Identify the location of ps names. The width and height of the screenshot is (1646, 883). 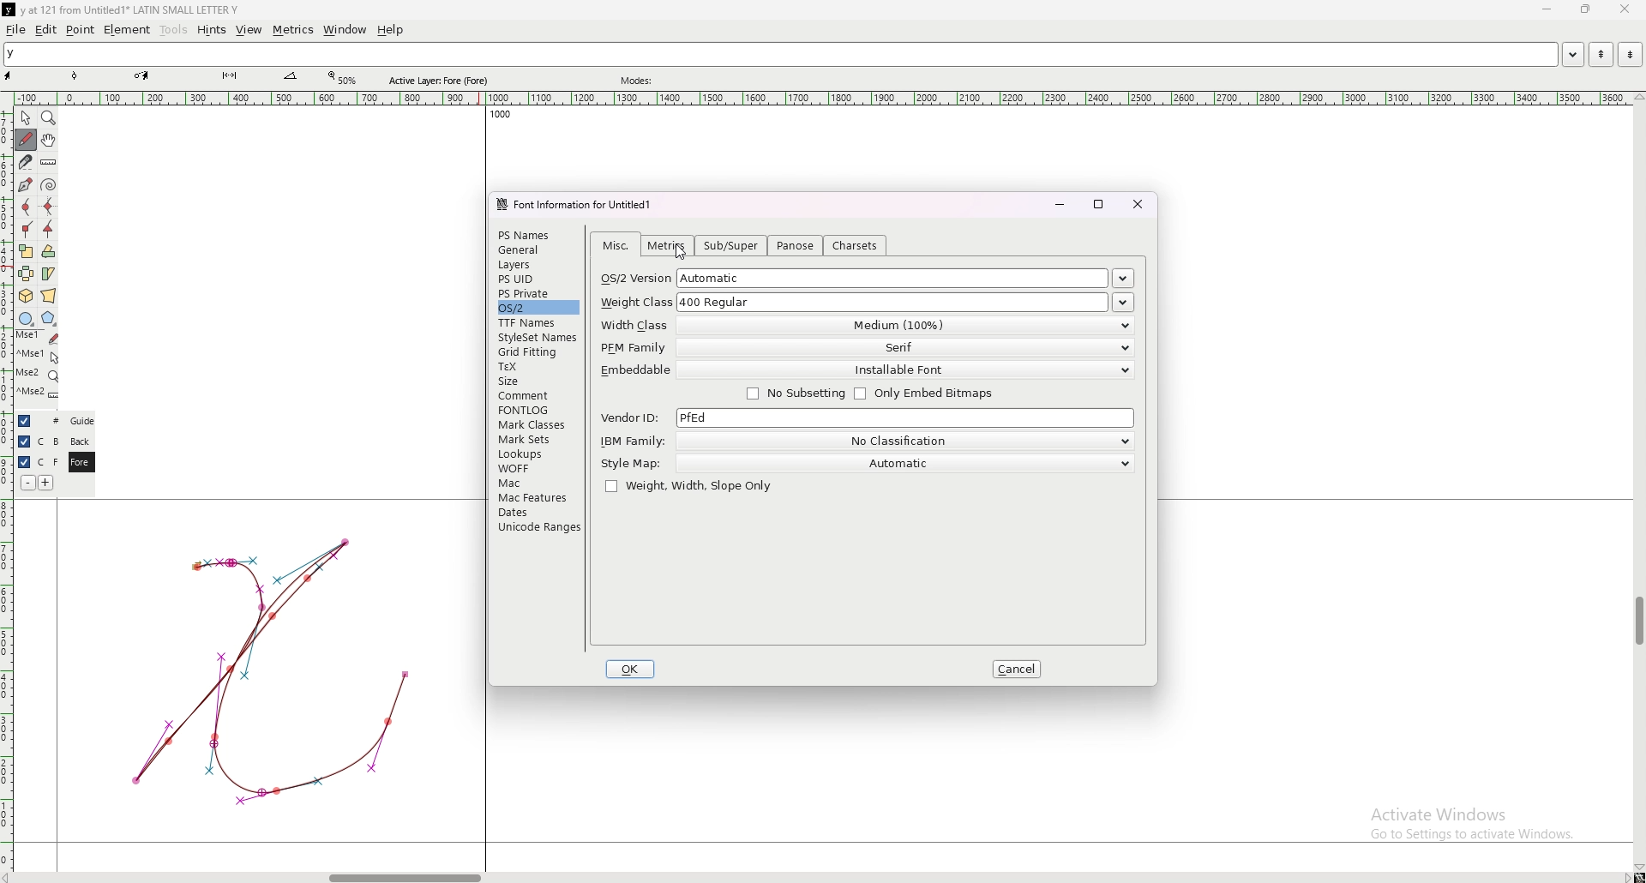
(536, 234).